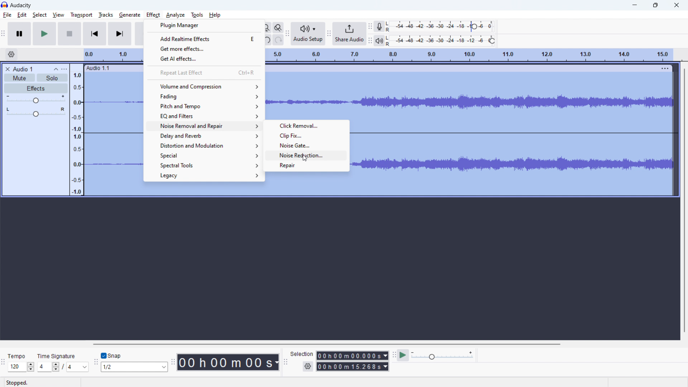 This screenshot has width=688, height=387. Describe the element at coordinates (306, 166) in the screenshot. I see `repair` at that location.